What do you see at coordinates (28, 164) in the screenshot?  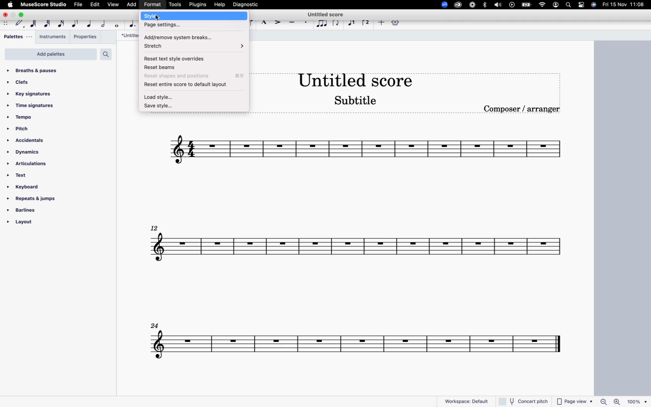 I see `articulations` at bounding box center [28, 164].